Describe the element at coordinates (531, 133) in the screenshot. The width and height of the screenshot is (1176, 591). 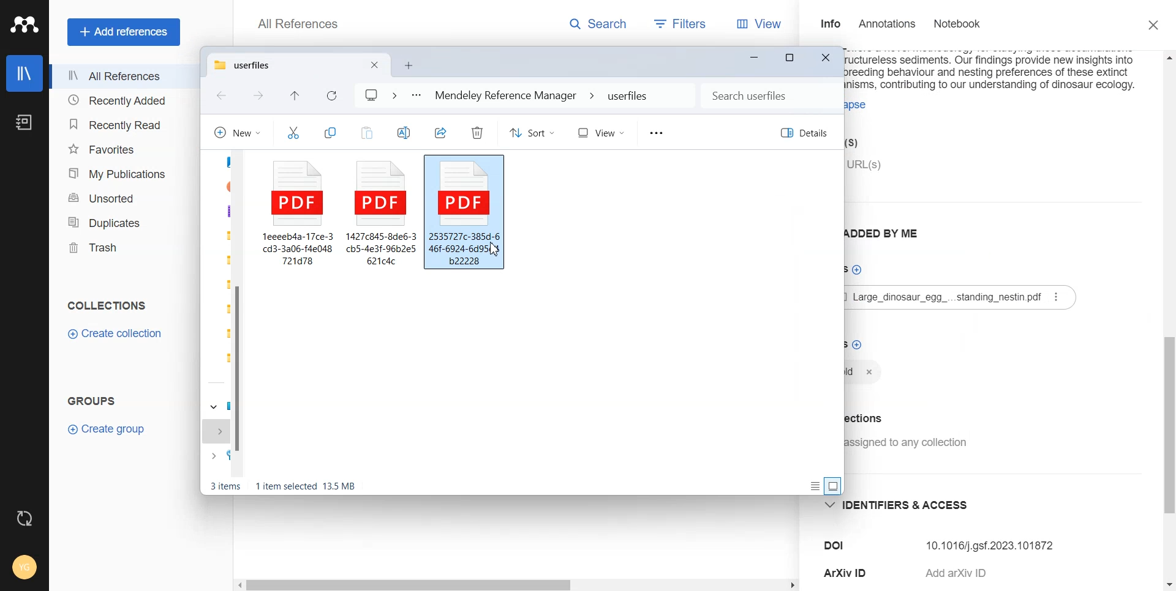
I see `Sort` at that location.